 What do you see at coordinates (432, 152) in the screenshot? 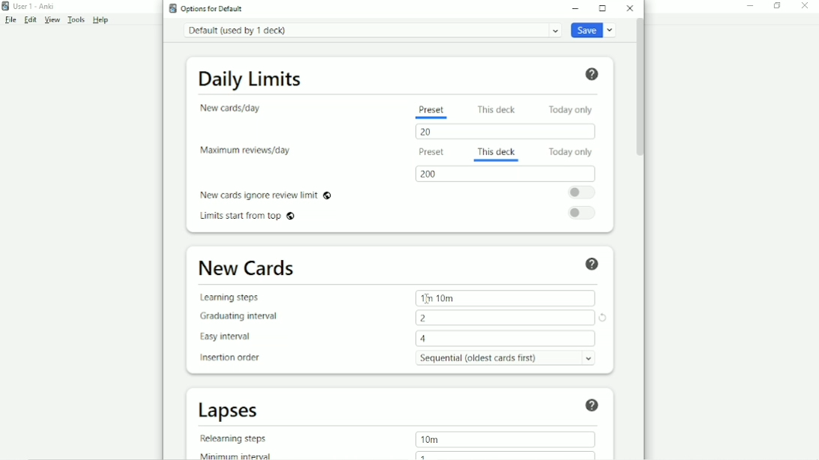
I see `Preset` at bounding box center [432, 152].